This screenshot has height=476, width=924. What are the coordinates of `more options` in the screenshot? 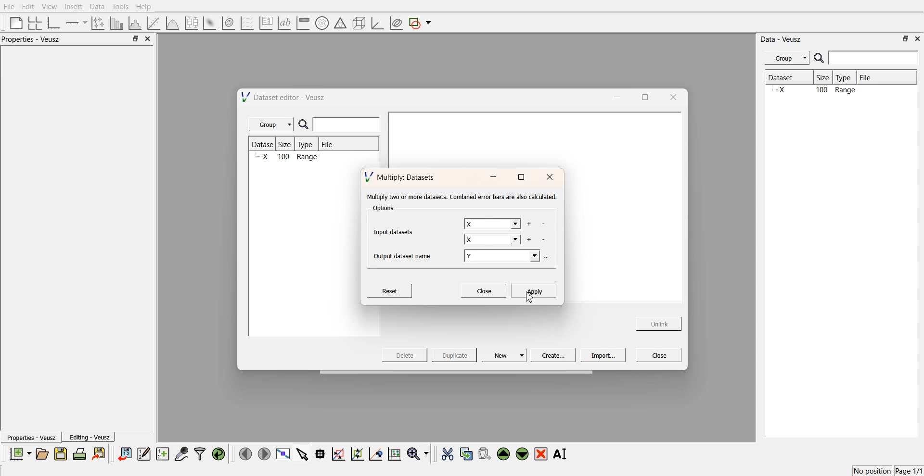 It's located at (549, 257).